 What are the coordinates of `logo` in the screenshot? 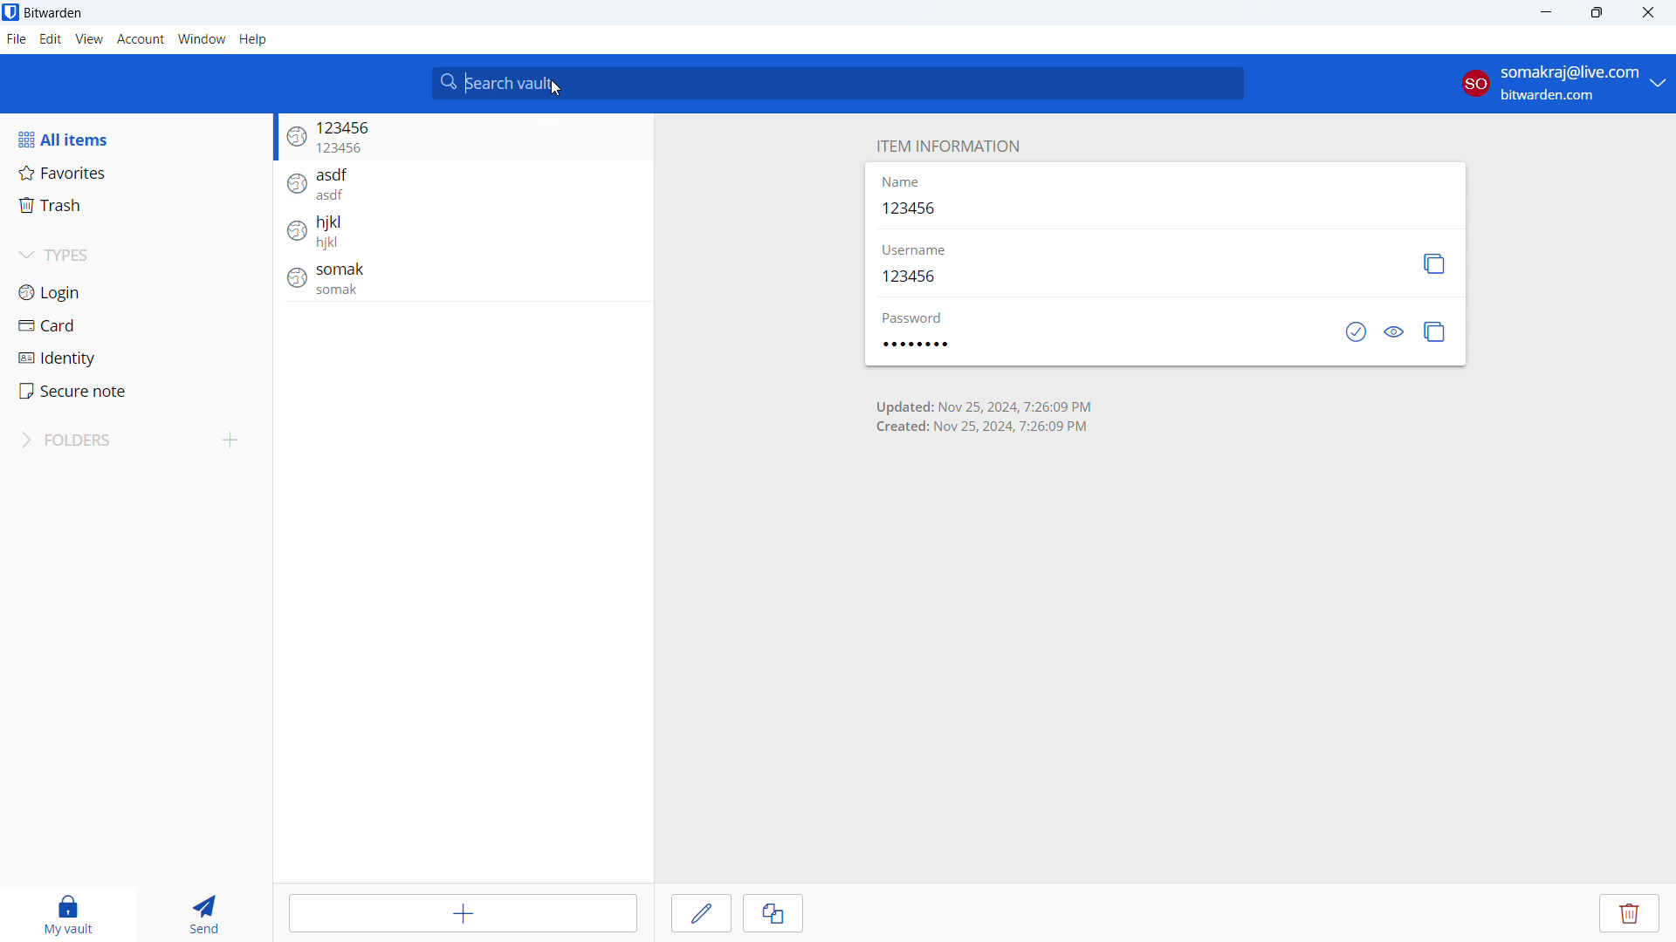 It's located at (10, 12).